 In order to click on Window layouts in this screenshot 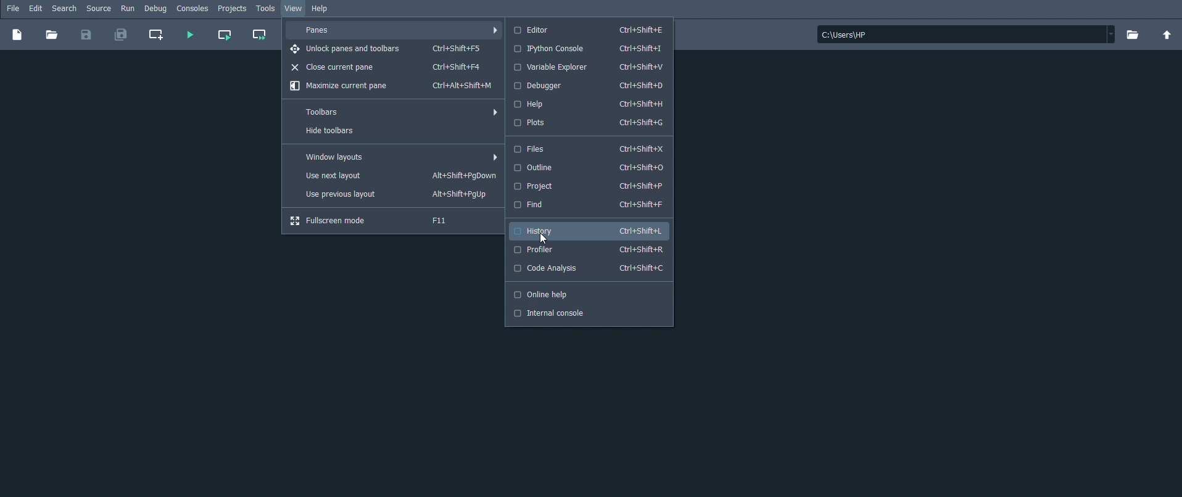, I will do `click(394, 157)`.